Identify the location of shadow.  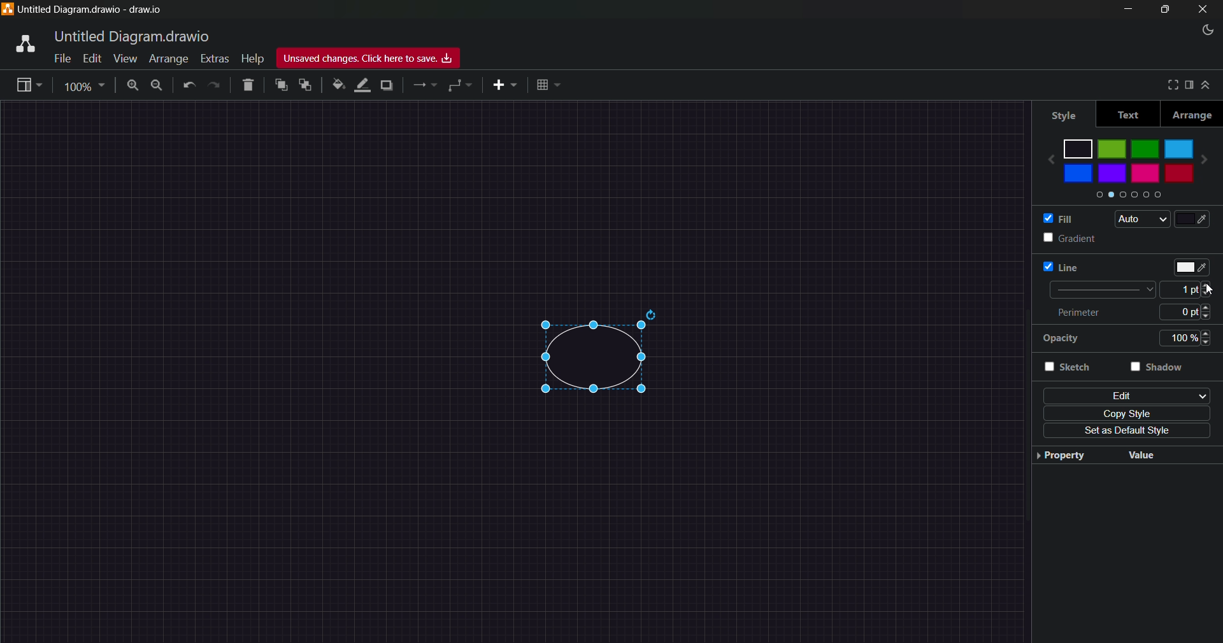
(389, 85).